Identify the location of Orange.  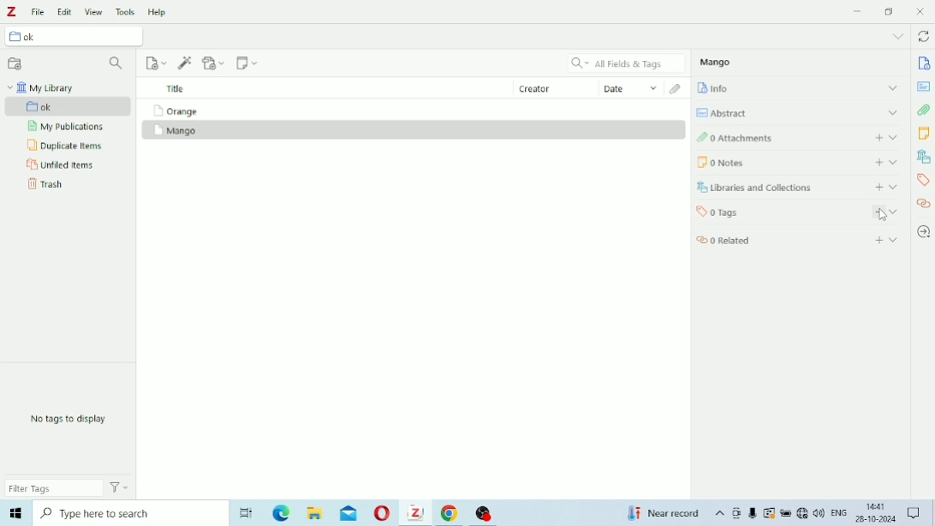
(174, 111).